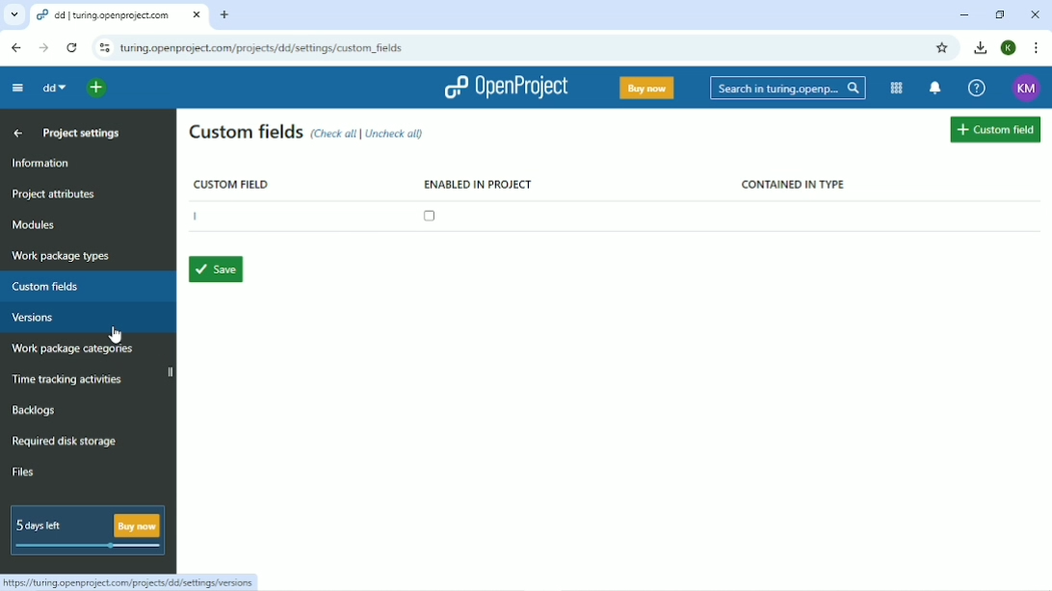 This screenshot has height=591, width=1052. What do you see at coordinates (1039, 48) in the screenshot?
I see `Customize and control google chrome` at bounding box center [1039, 48].